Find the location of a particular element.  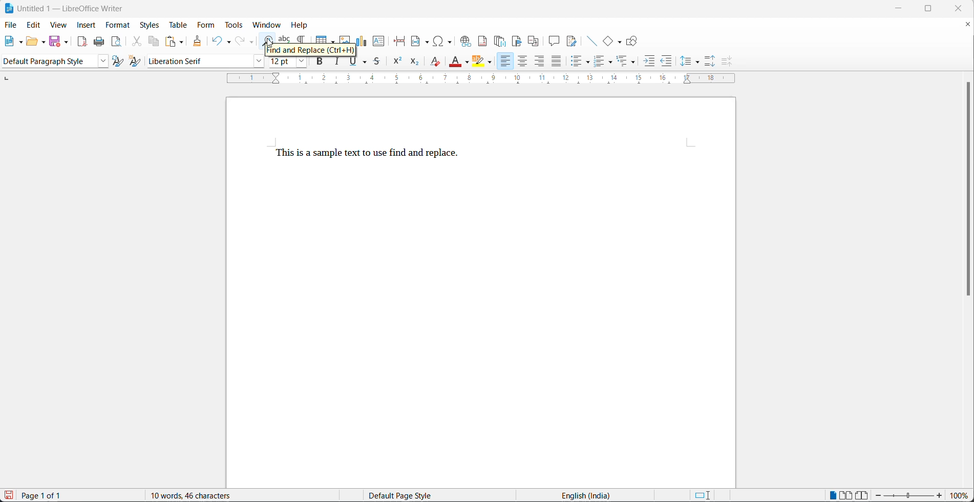

font name options is located at coordinates (257, 61).